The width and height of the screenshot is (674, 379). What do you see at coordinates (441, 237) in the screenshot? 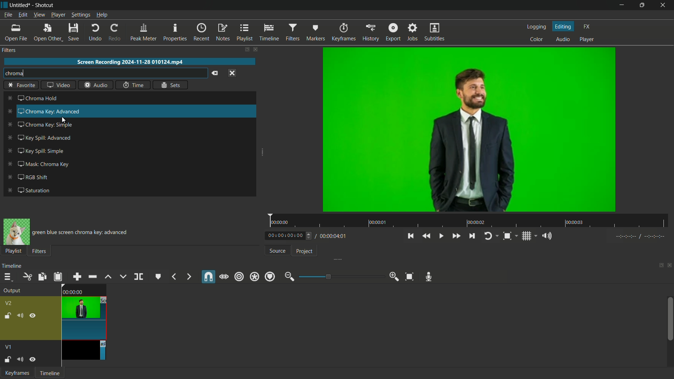
I see `toggle play or pause` at bounding box center [441, 237].